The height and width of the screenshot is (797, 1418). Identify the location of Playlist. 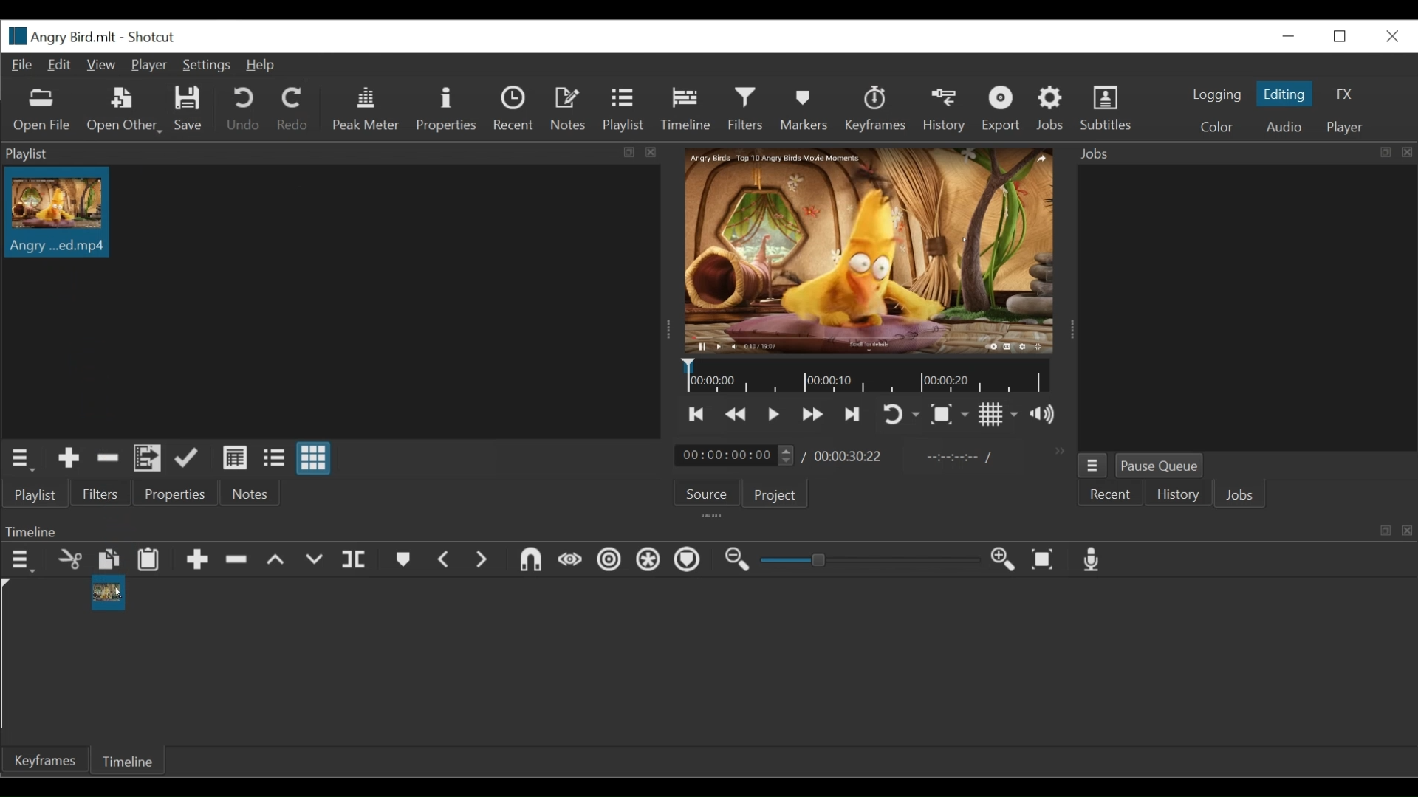
(33, 494).